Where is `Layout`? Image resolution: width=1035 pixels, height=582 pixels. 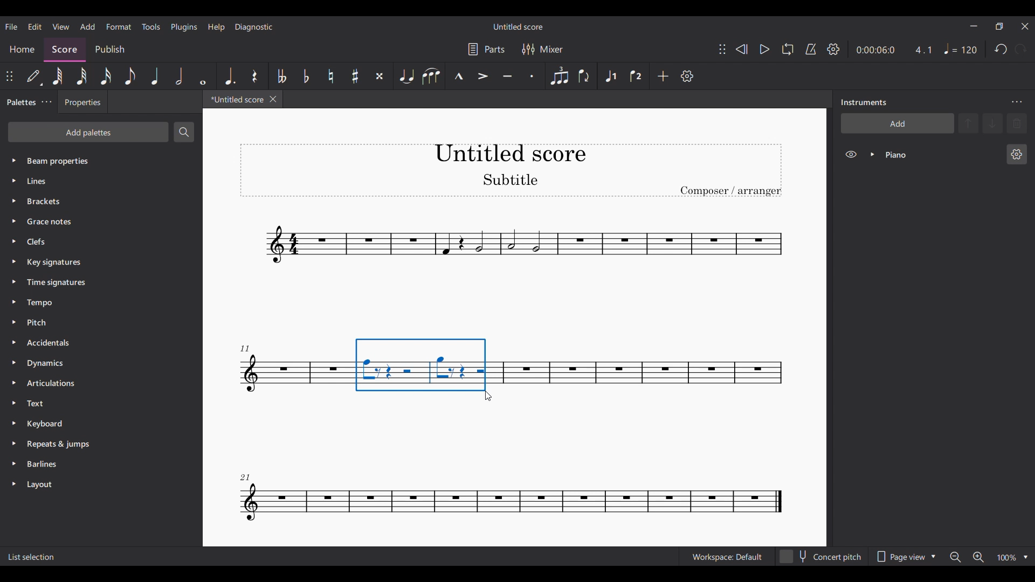
Layout is located at coordinates (93, 484).